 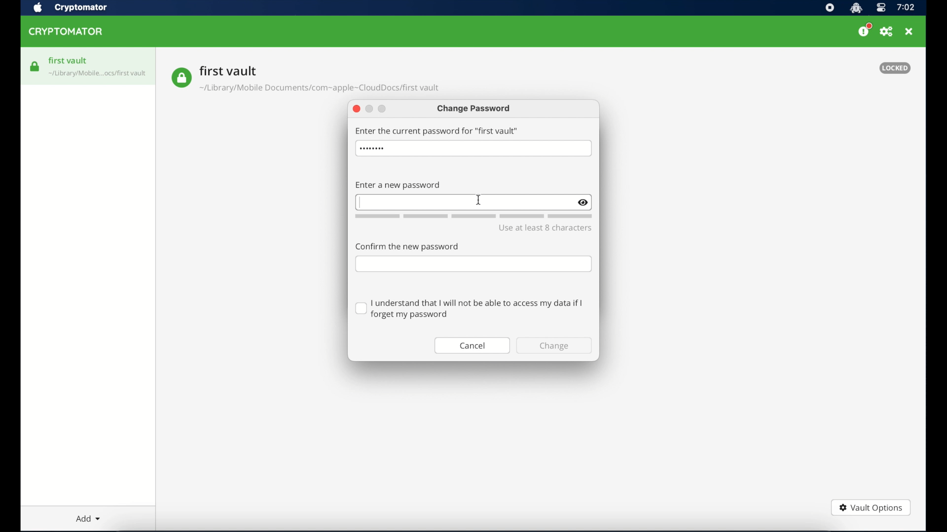 What do you see at coordinates (865, 30) in the screenshot?
I see `please consider donating` at bounding box center [865, 30].